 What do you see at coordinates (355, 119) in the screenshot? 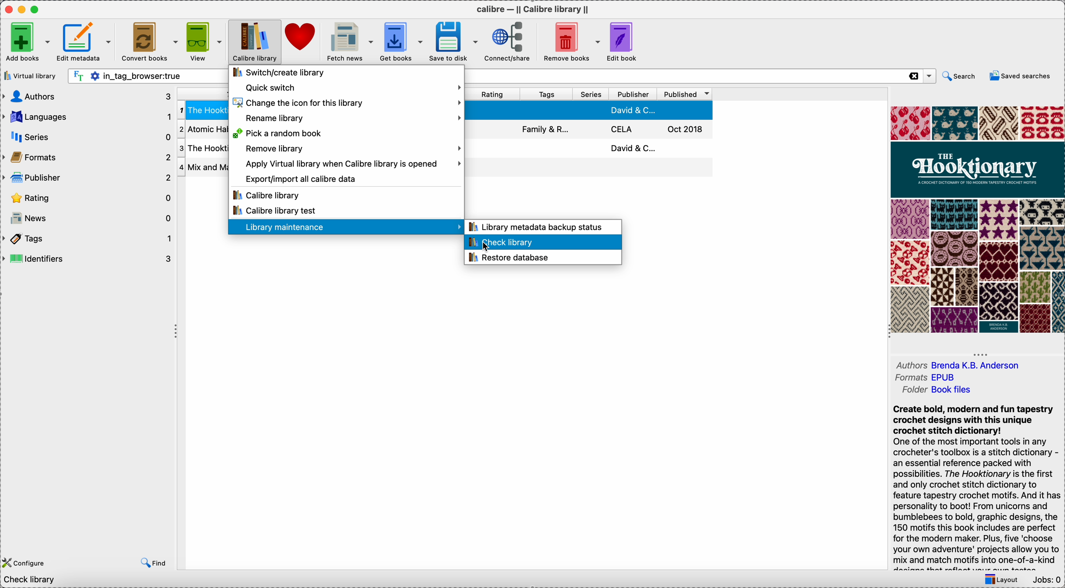
I see `rename library` at bounding box center [355, 119].